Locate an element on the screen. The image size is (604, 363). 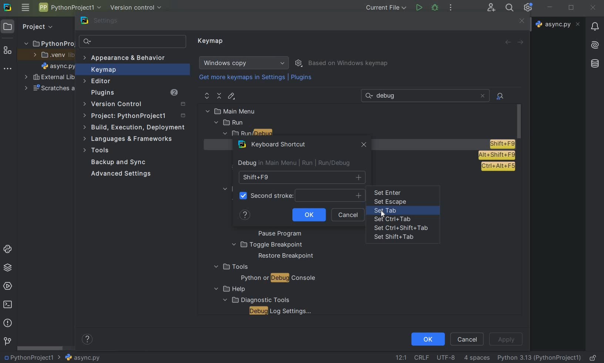
services is located at coordinates (9, 286).